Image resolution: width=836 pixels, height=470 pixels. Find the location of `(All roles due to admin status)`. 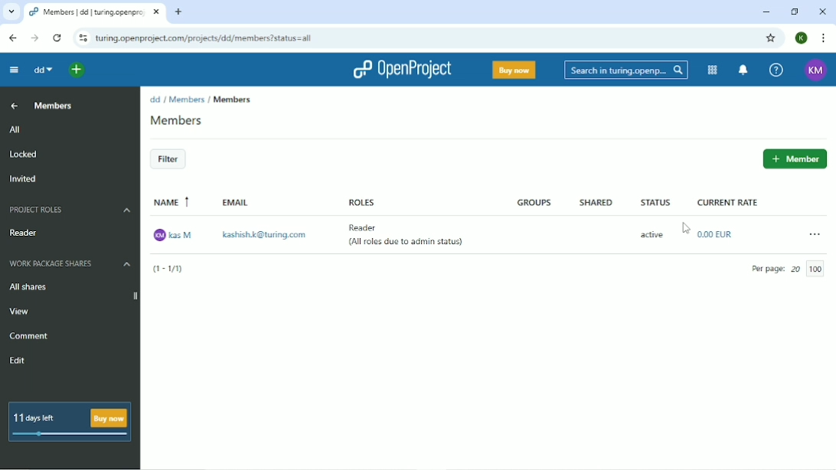

(All roles due to admin status) is located at coordinates (407, 244).